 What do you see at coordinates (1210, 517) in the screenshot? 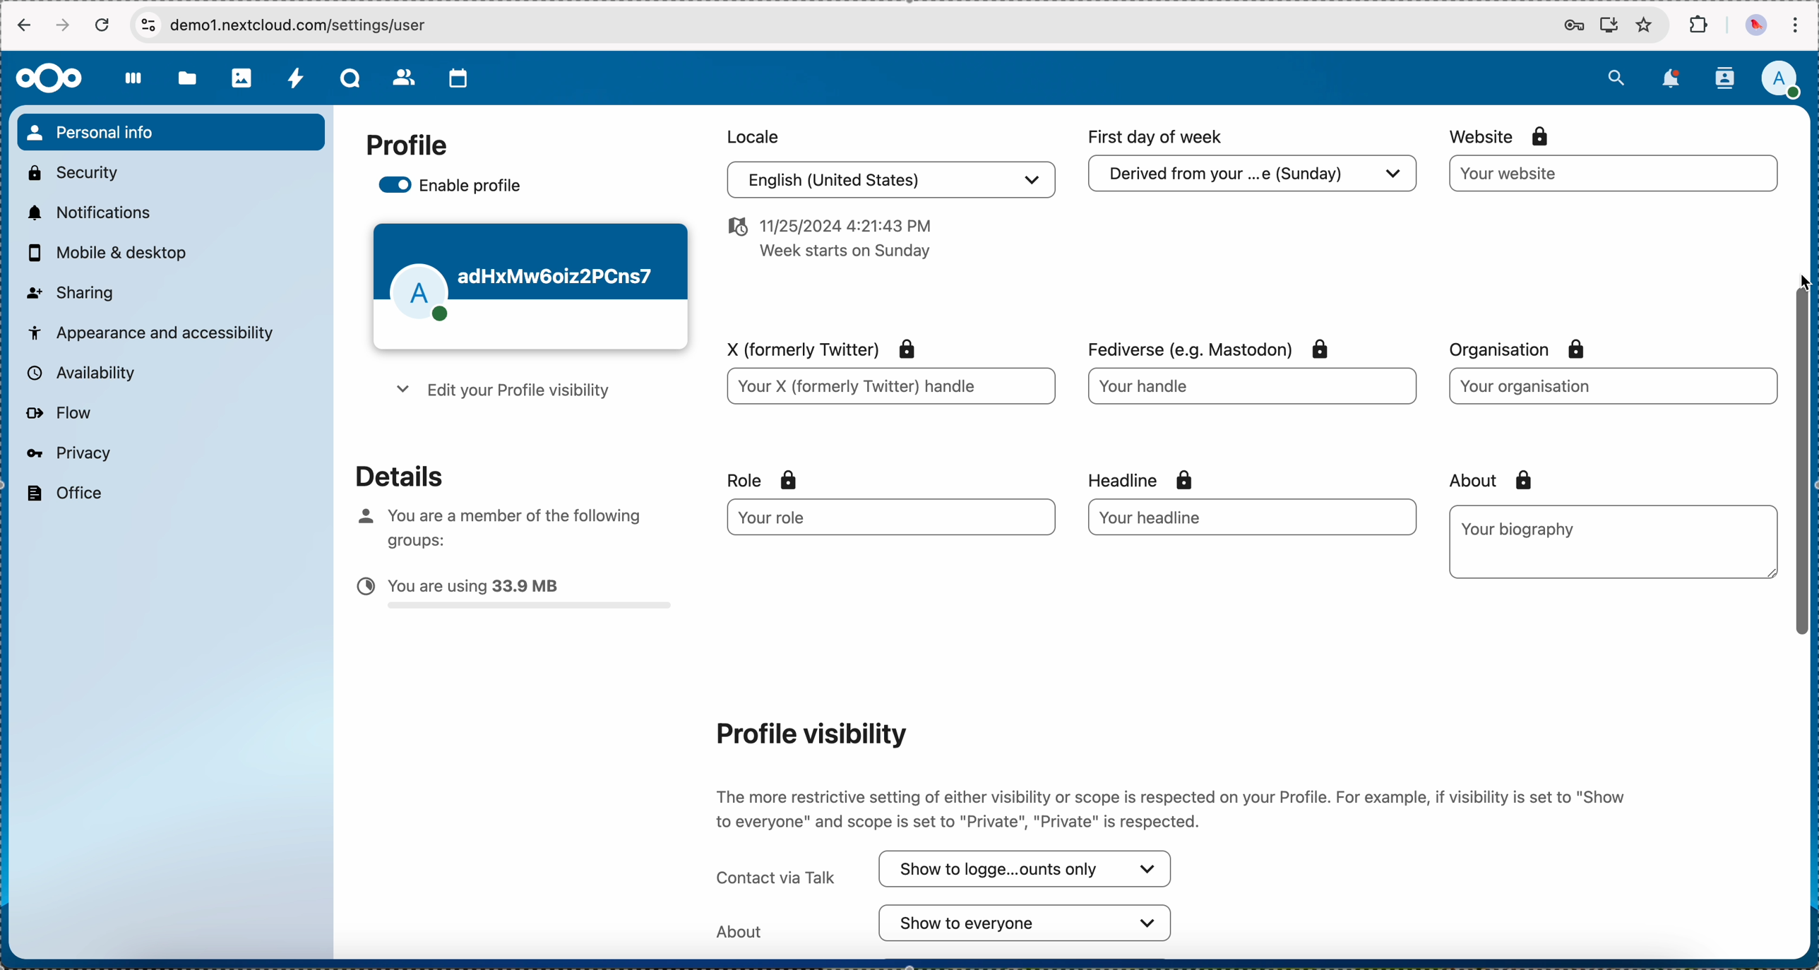
I see `your headline` at bounding box center [1210, 517].